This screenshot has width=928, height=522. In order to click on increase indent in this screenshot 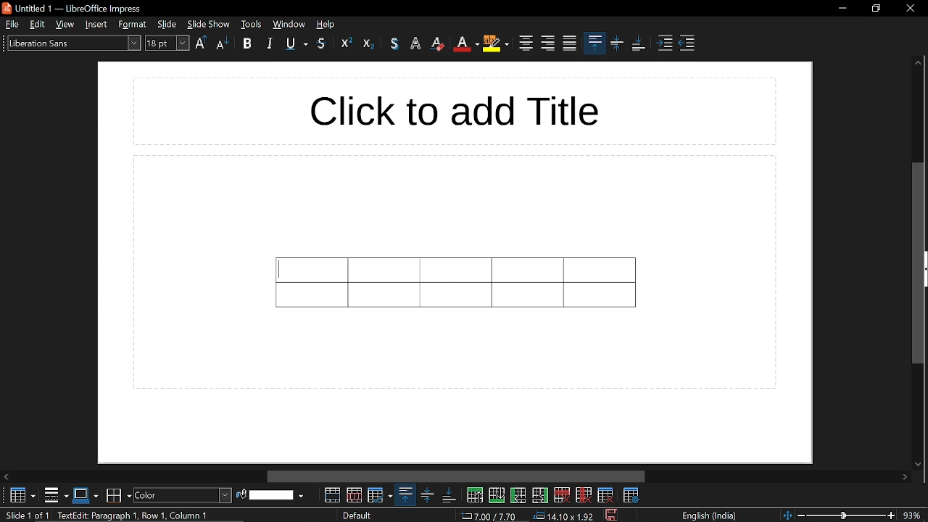, I will do `click(666, 43)`.